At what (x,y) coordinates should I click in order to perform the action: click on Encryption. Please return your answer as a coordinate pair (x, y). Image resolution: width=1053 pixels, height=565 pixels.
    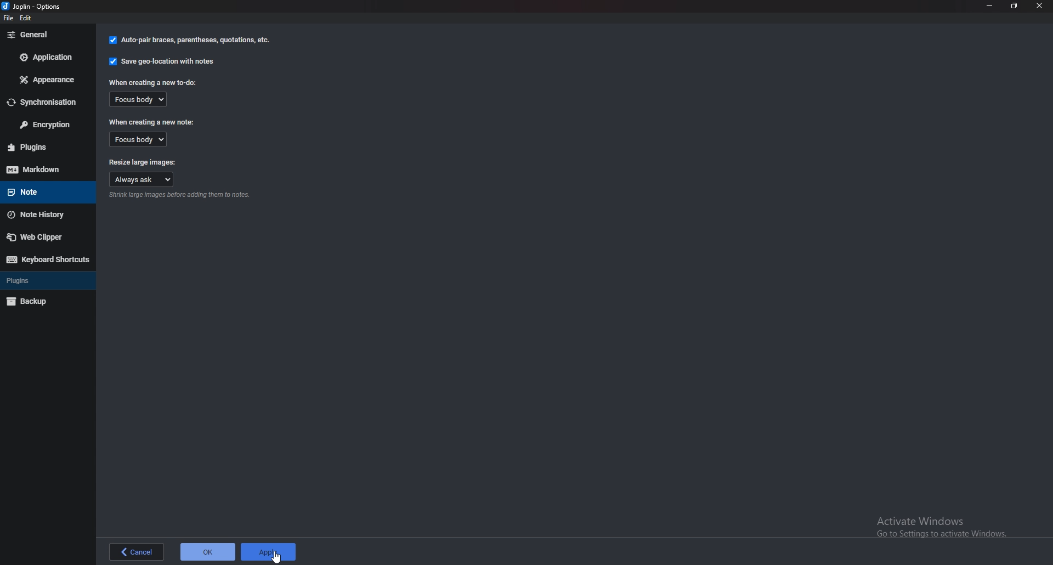
    Looking at the image, I should click on (46, 125).